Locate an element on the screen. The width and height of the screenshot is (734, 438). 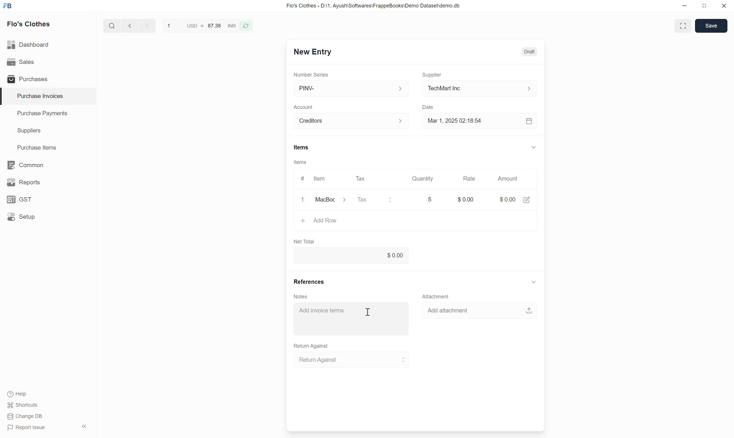
Report Issue is located at coordinates (27, 428).